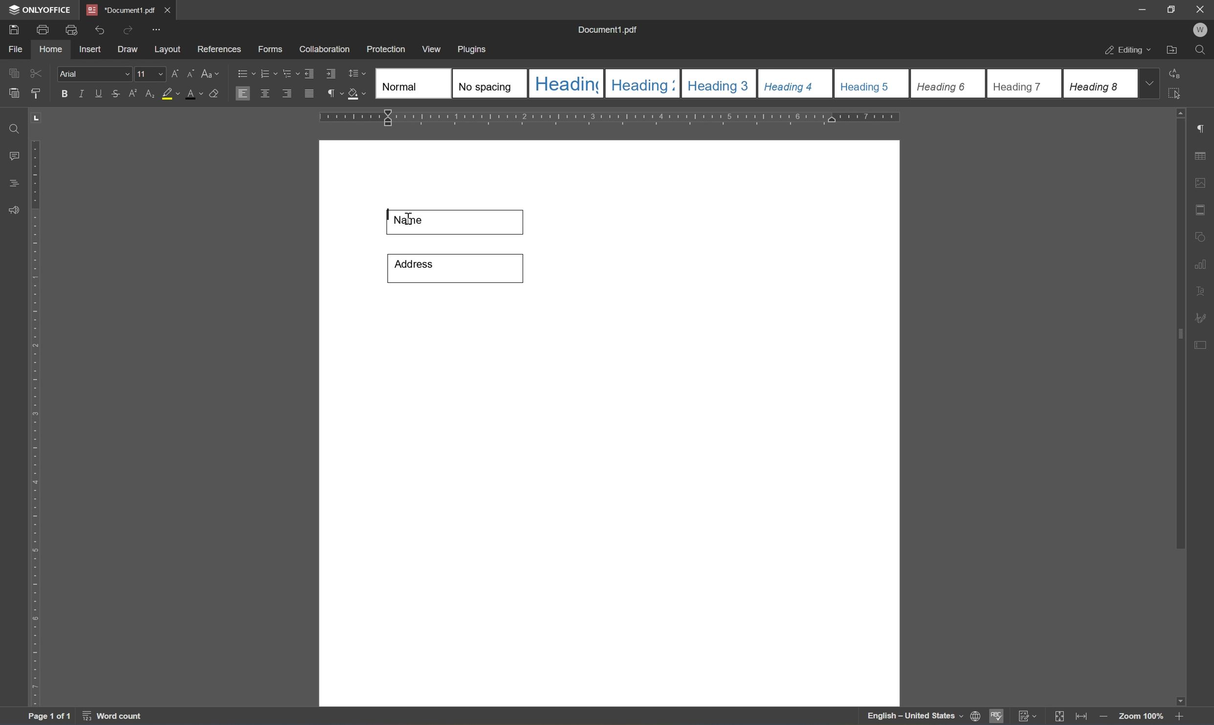 The height and width of the screenshot is (725, 1214). I want to click on insert, so click(95, 50).